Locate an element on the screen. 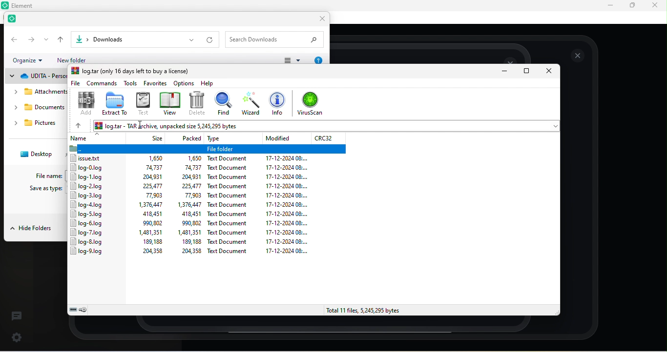  990,802 is located at coordinates (154, 223).